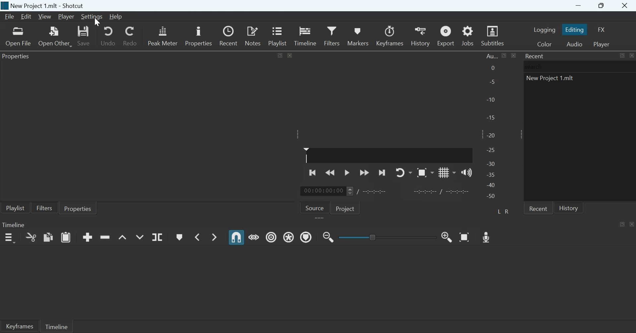  What do you see at coordinates (535, 56) in the screenshot?
I see `Recent` at bounding box center [535, 56].